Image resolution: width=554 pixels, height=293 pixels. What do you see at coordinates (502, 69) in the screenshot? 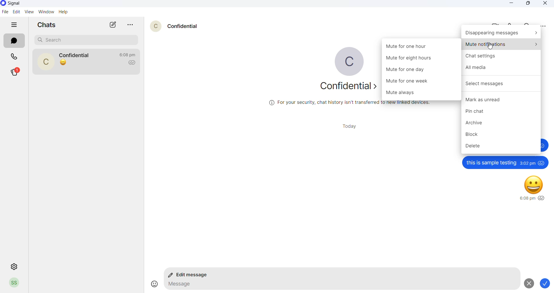
I see `all media` at bounding box center [502, 69].